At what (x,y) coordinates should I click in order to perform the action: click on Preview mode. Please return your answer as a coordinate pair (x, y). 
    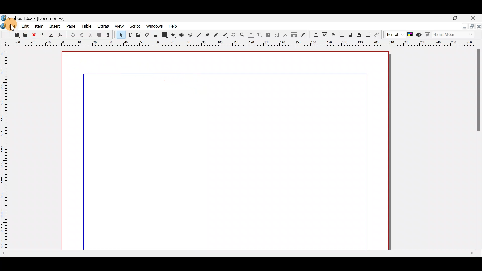
    Looking at the image, I should click on (419, 35).